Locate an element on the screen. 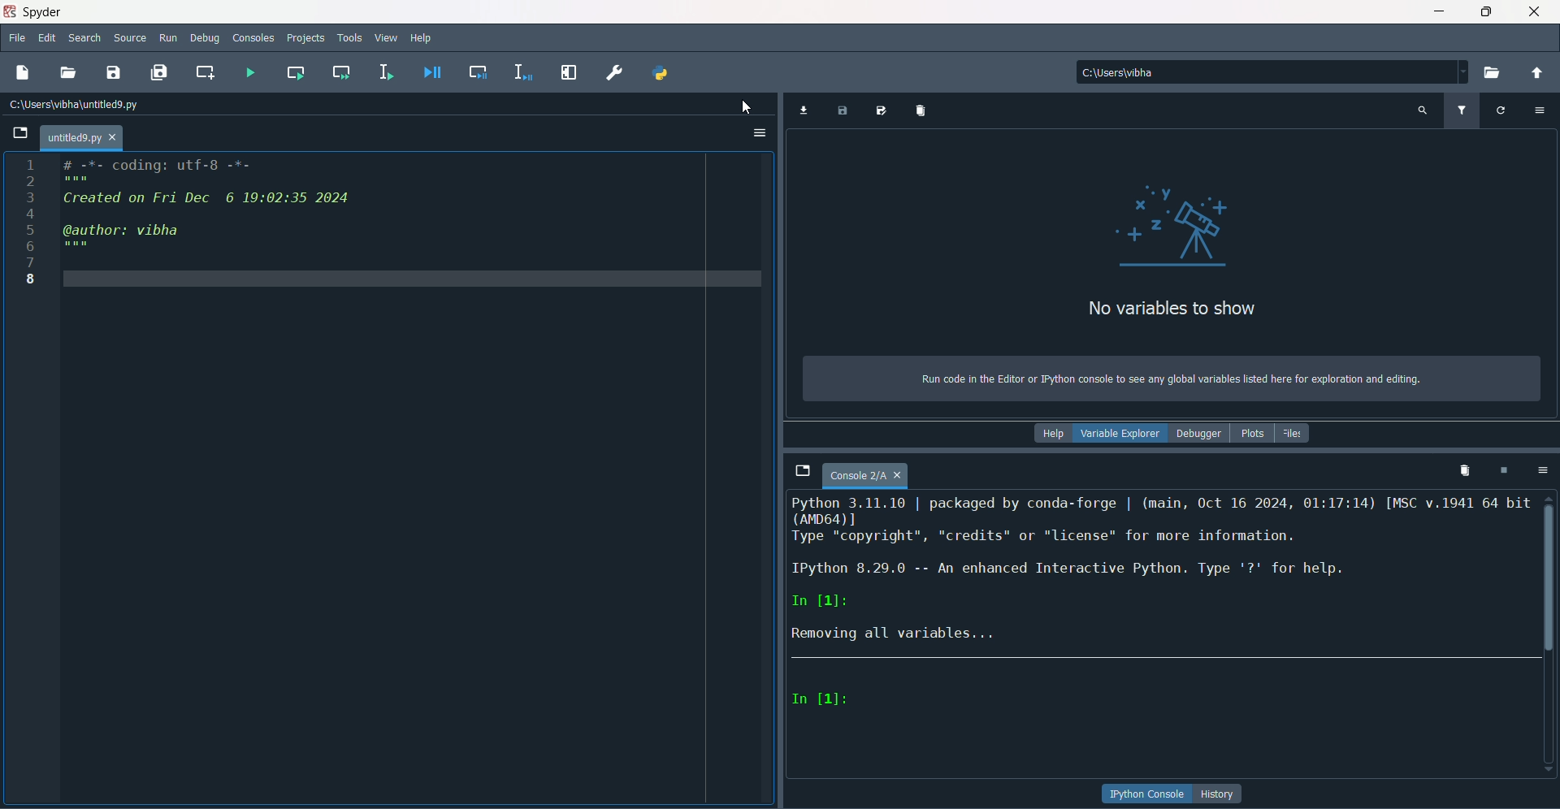 This screenshot has height=809, width=1560. character is located at coordinates (821, 699).